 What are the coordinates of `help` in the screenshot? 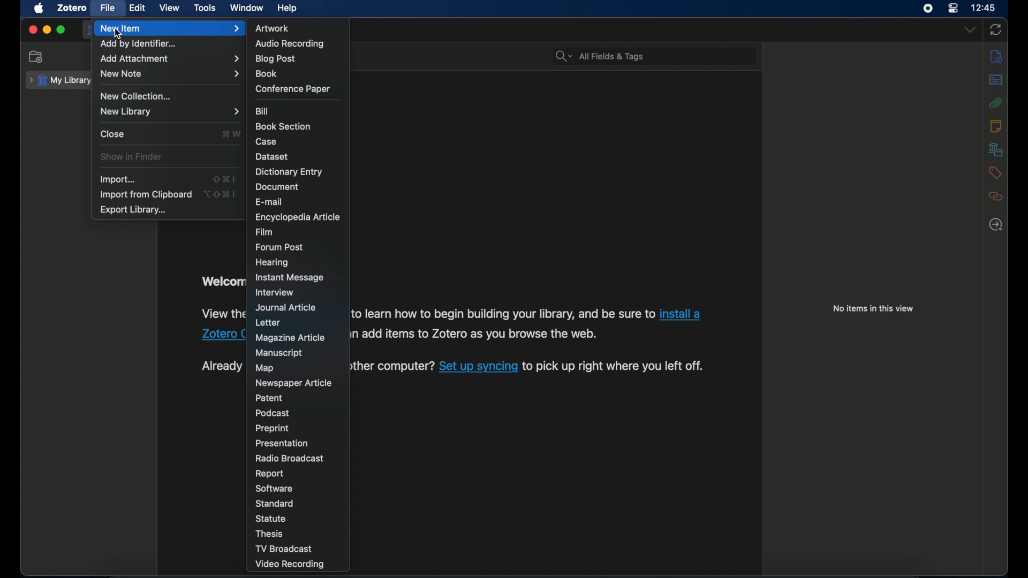 It's located at (288, 9).